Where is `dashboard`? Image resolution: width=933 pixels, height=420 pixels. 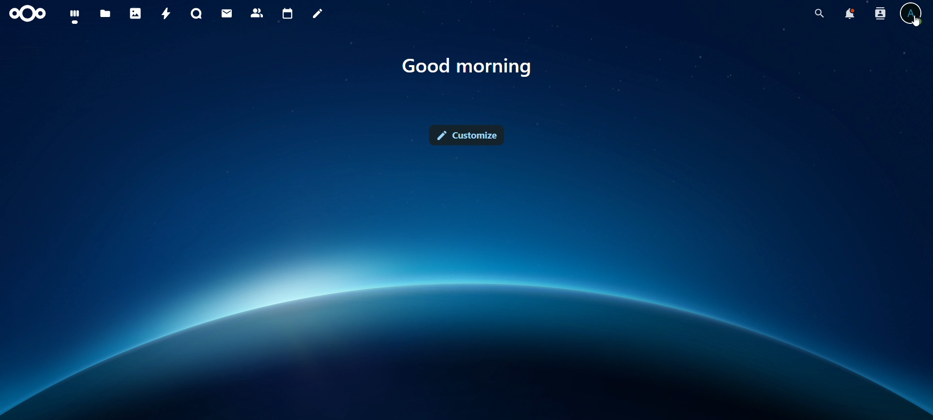 dashboard is located at coordinates (74, 16).